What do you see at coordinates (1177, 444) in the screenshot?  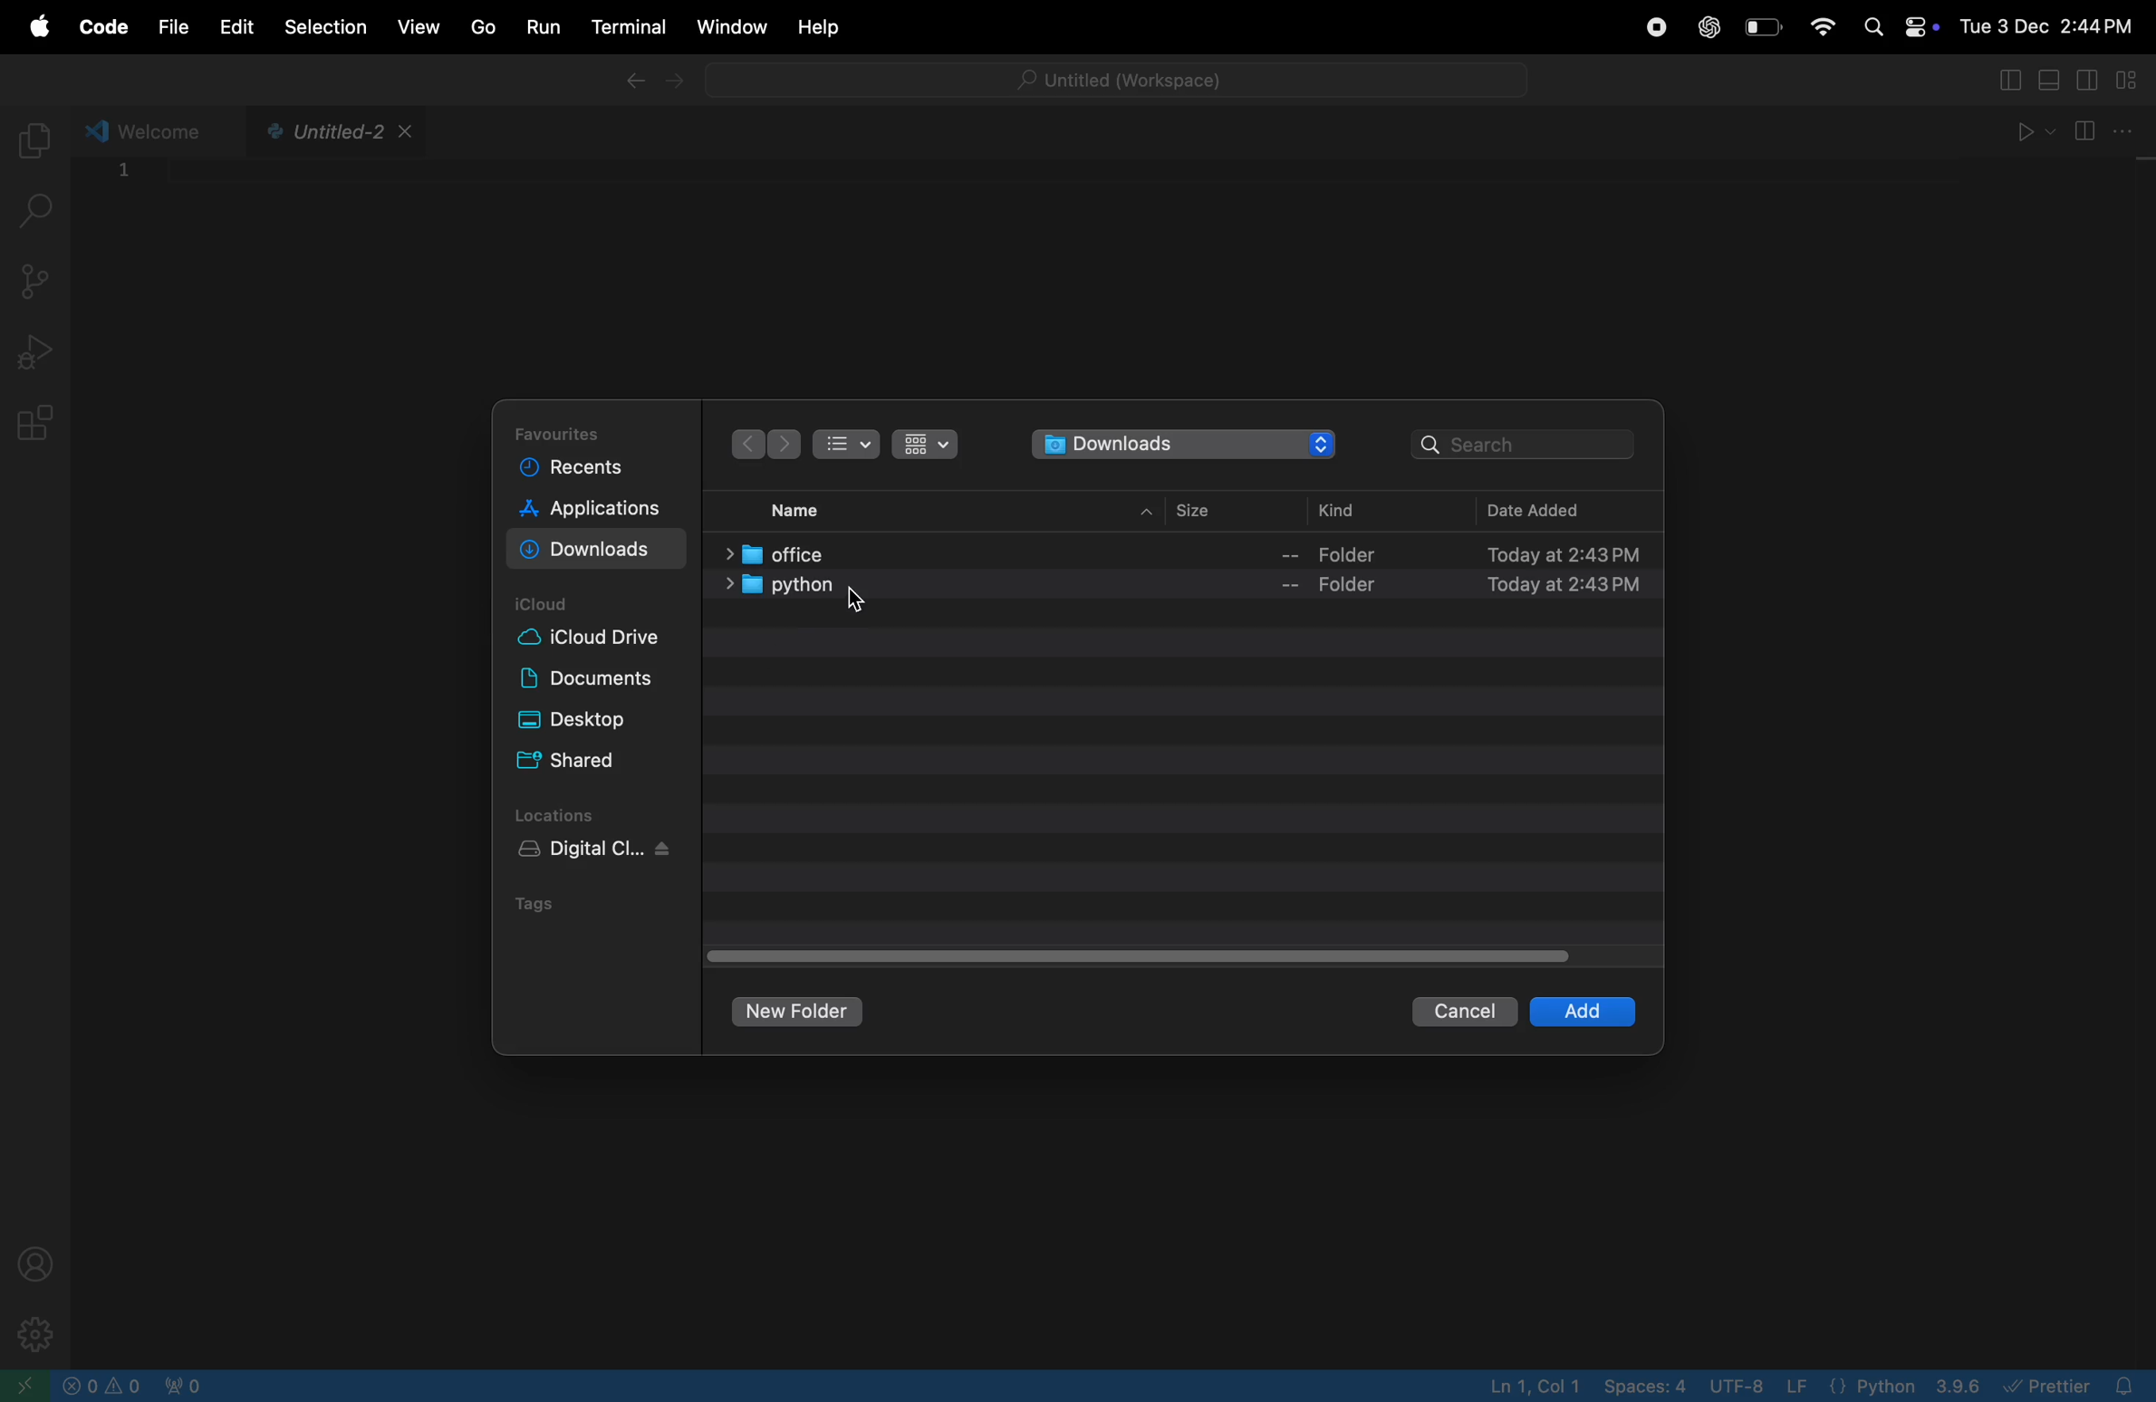 I see `downloads` at bounding box center [1177, 444].